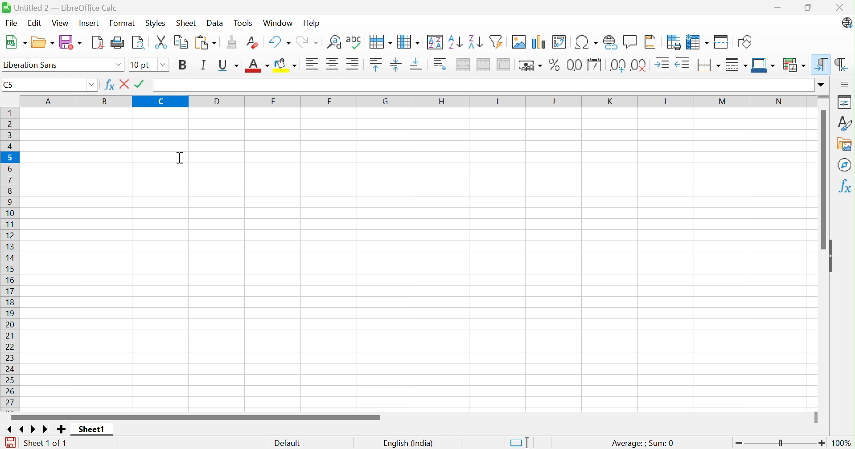 The image size is (855, 449). I want to click on Sheet1, so click(93, 429).